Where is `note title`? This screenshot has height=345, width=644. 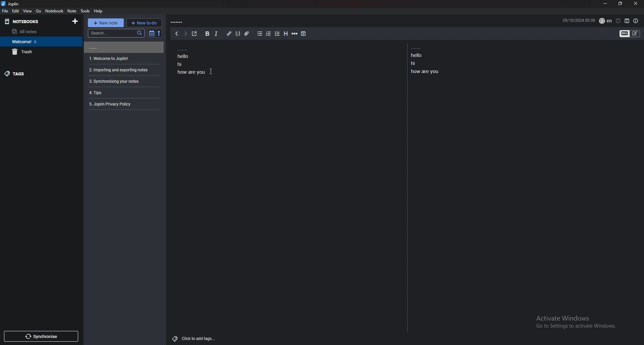
note title is located at coordinates (178, 22).